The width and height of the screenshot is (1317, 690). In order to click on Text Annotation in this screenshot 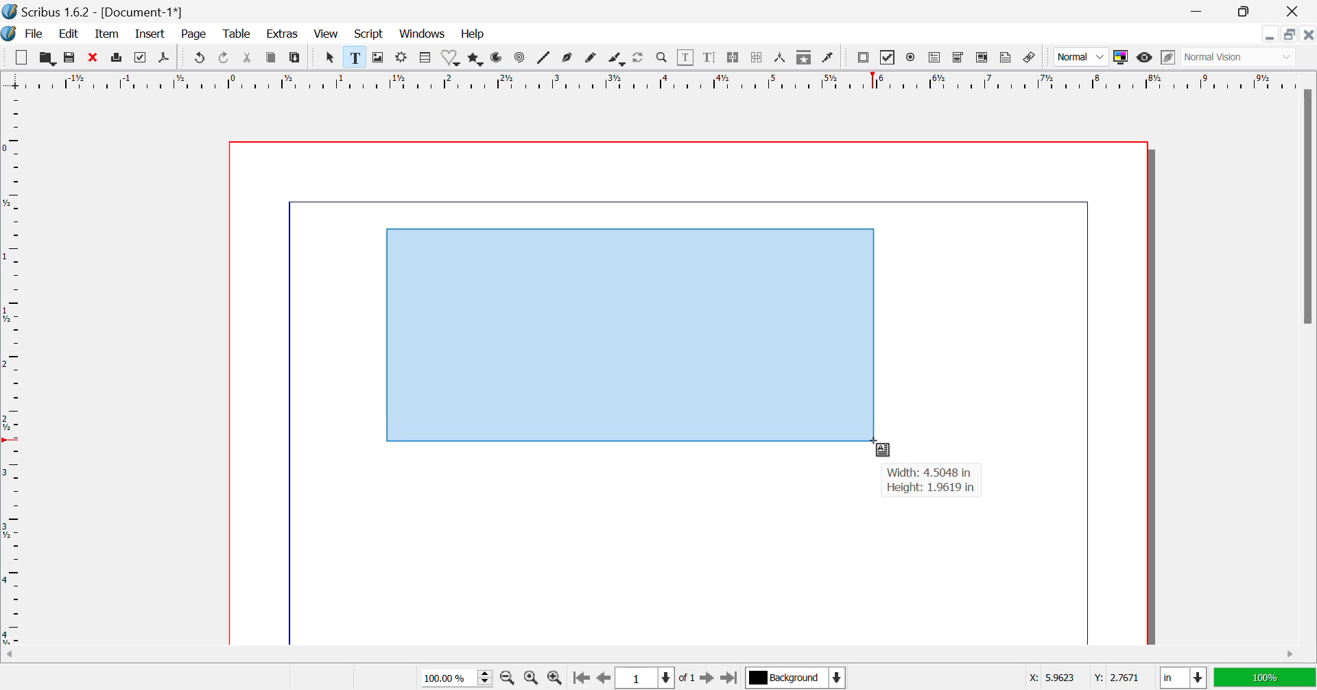, I will do `click(1007, 58)`.